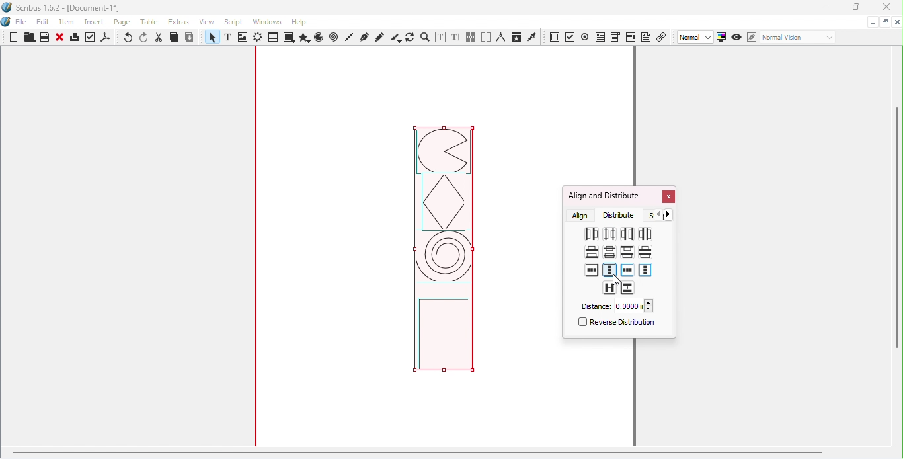  I want to click on Go back, so click(658, 215).